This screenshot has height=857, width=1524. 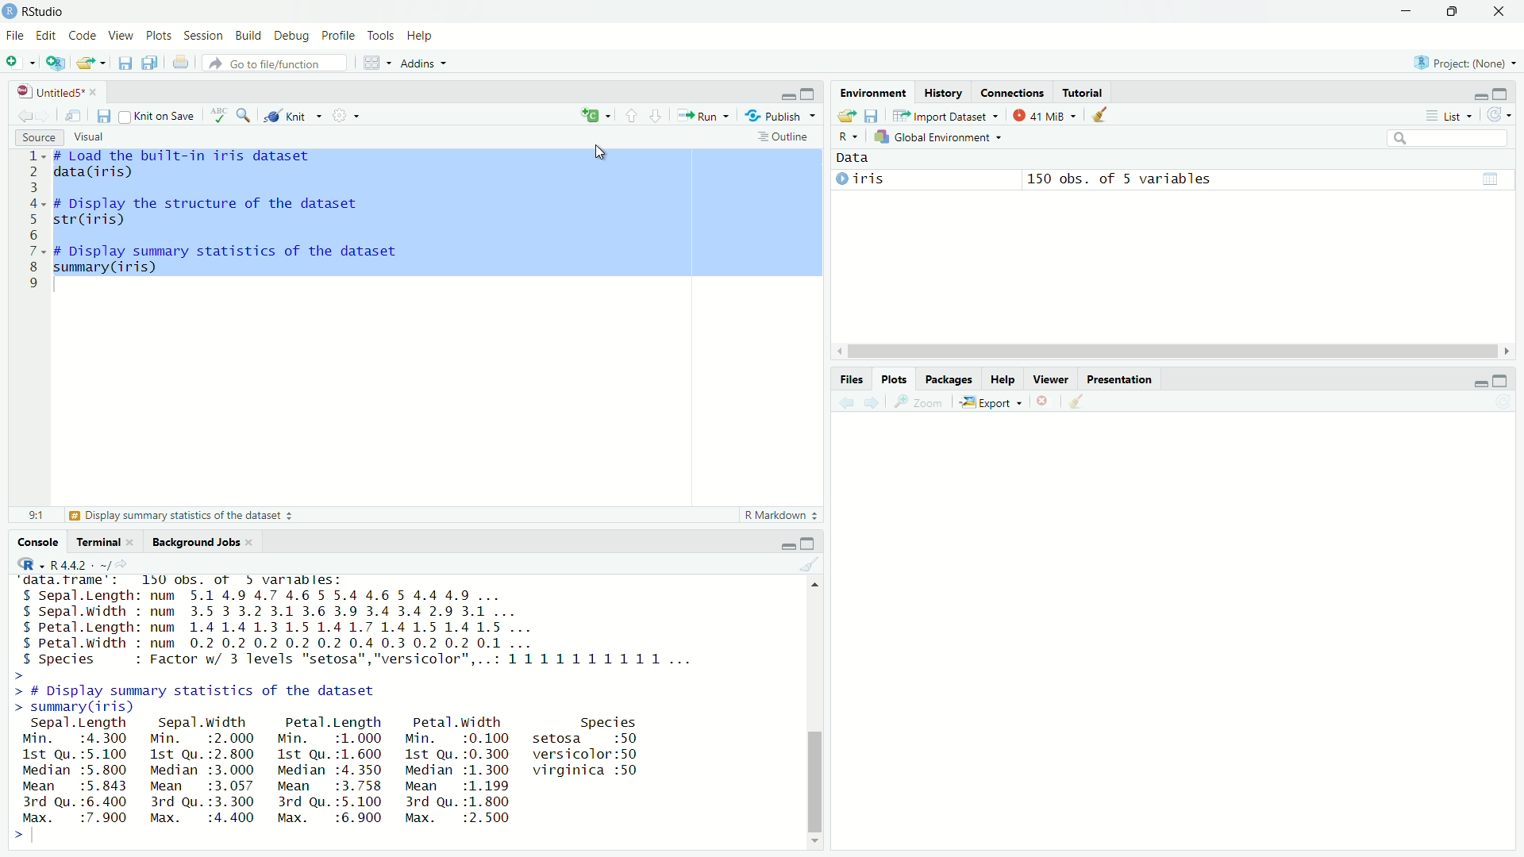 What do you see at coordinates (895, 379) in the screenshot?
I see `Plots` at bounding box center [895, 379].